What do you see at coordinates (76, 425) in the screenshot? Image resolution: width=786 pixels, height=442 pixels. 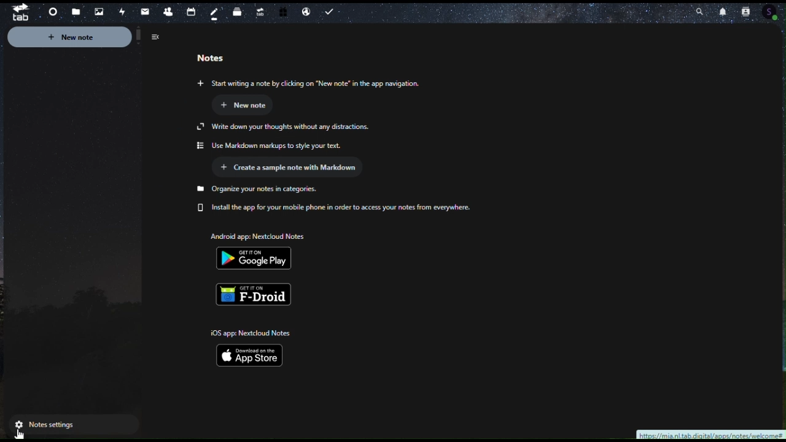 I see `Notes settings ` at bounding box center [76, 425].